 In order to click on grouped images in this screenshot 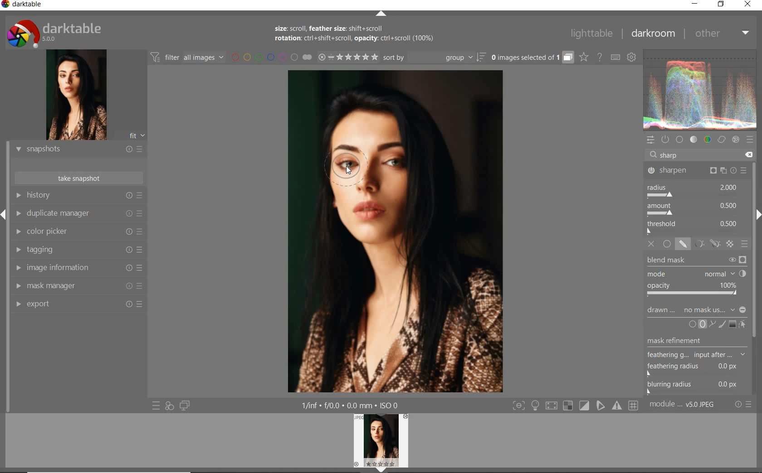, I will do `click(532, 58)`.